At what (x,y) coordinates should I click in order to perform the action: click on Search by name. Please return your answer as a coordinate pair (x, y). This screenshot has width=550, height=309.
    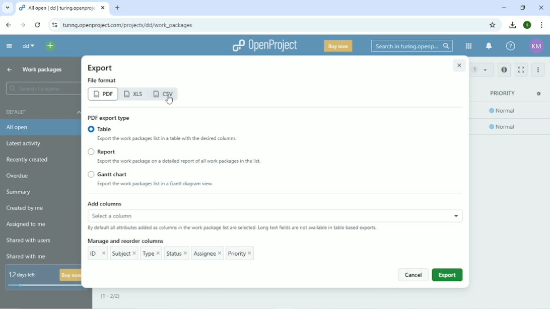
    Looking at the image, I should click on (40, 89).